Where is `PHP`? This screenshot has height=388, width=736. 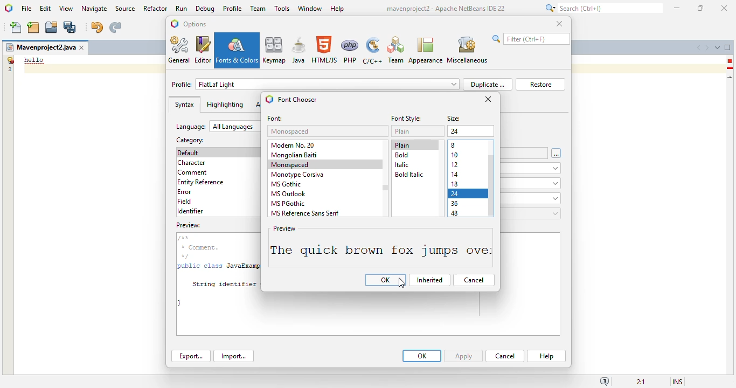 PHP is located at coordinates (350, 51).